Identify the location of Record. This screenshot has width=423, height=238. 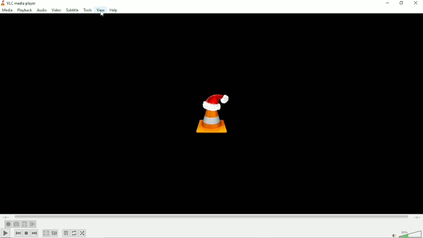
(7, 224).